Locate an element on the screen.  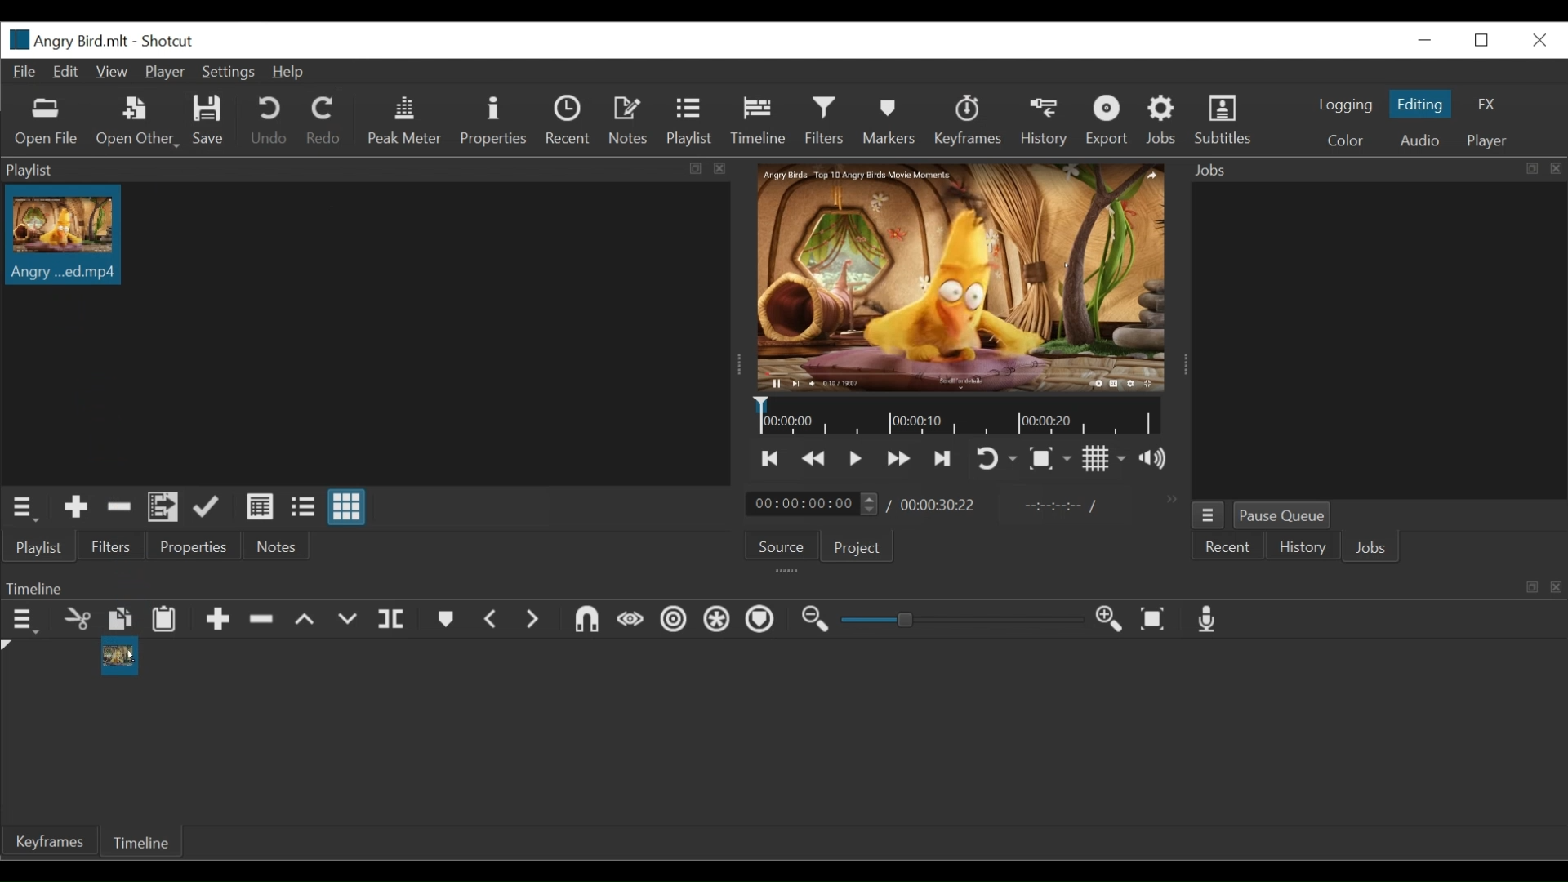
Timeline is located at coordinates (784, 586).